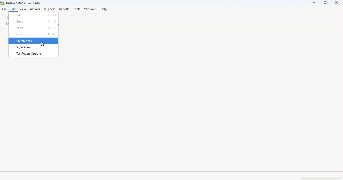  What do you see at coordinates (338, 4) in the screenshot?
I see `Close` at bounding box center [338, 4].